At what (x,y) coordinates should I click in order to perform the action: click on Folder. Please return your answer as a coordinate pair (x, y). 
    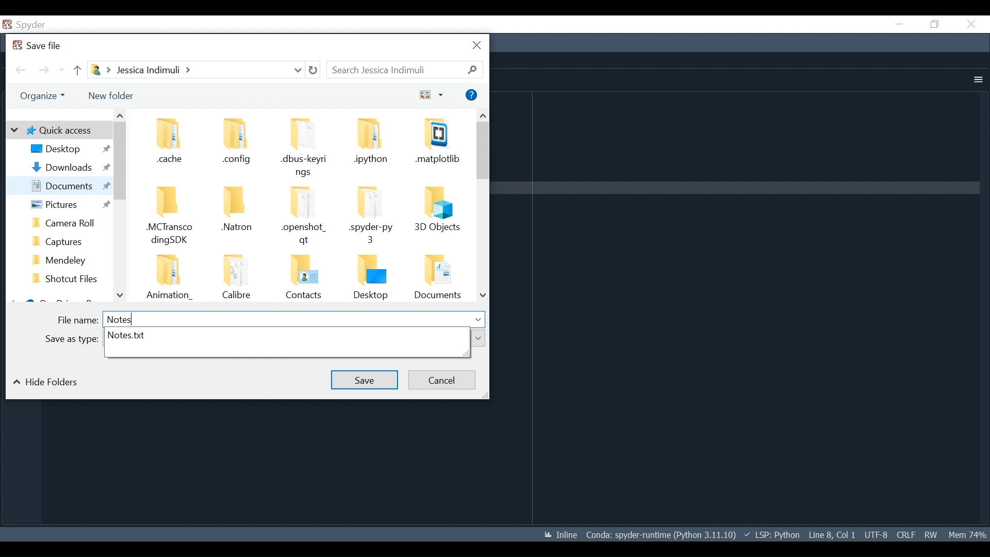
    Looking at the image, I should click on (372, 277).